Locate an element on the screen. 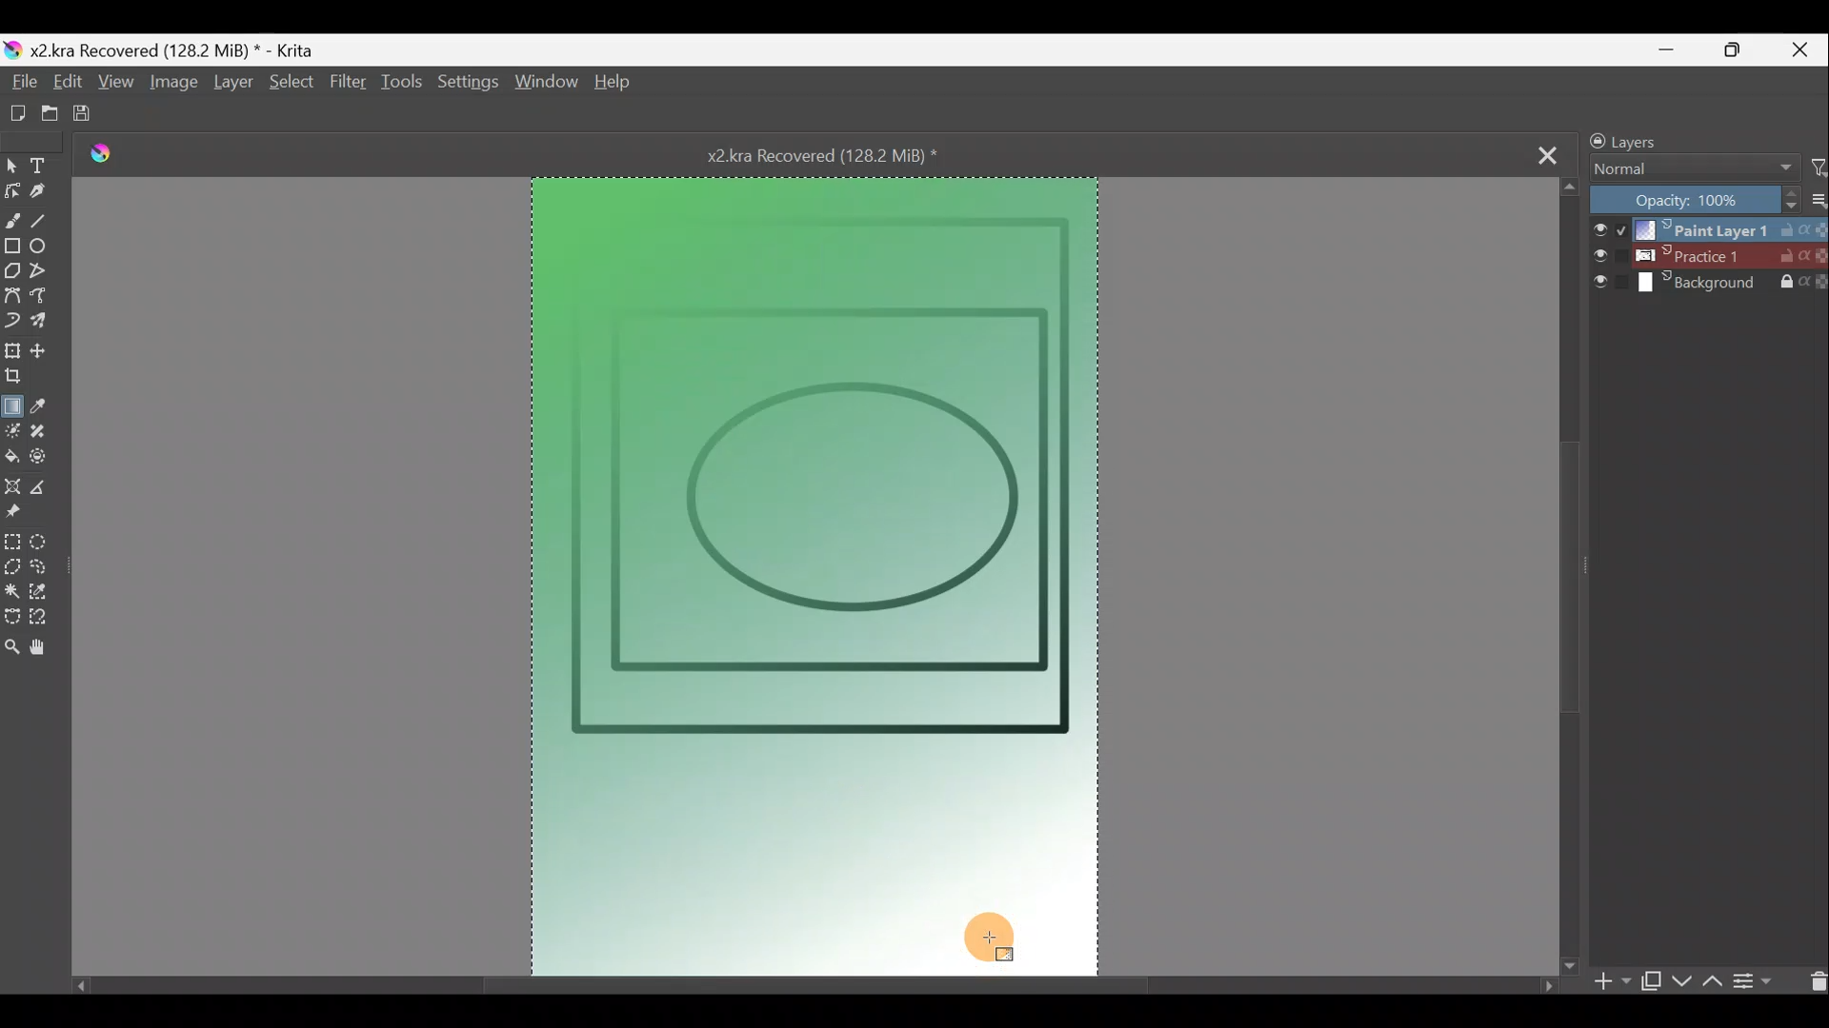 The image size is (1829, 1028). Draw a gradient is located at coordinates (13, 403).